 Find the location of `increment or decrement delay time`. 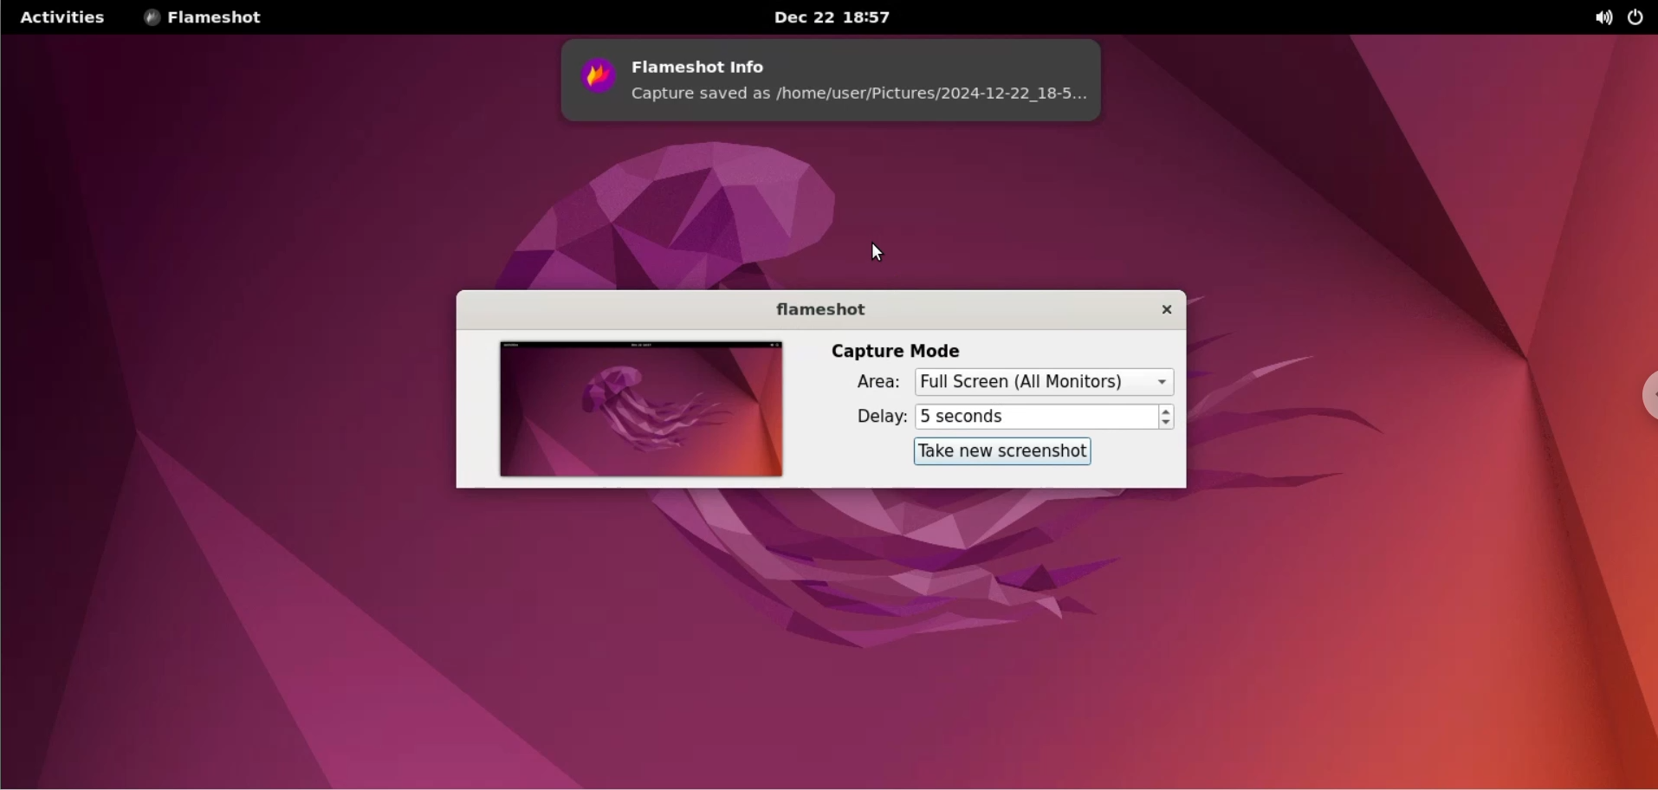

increment or decrement delay time is located at coordinates (1168, 418).